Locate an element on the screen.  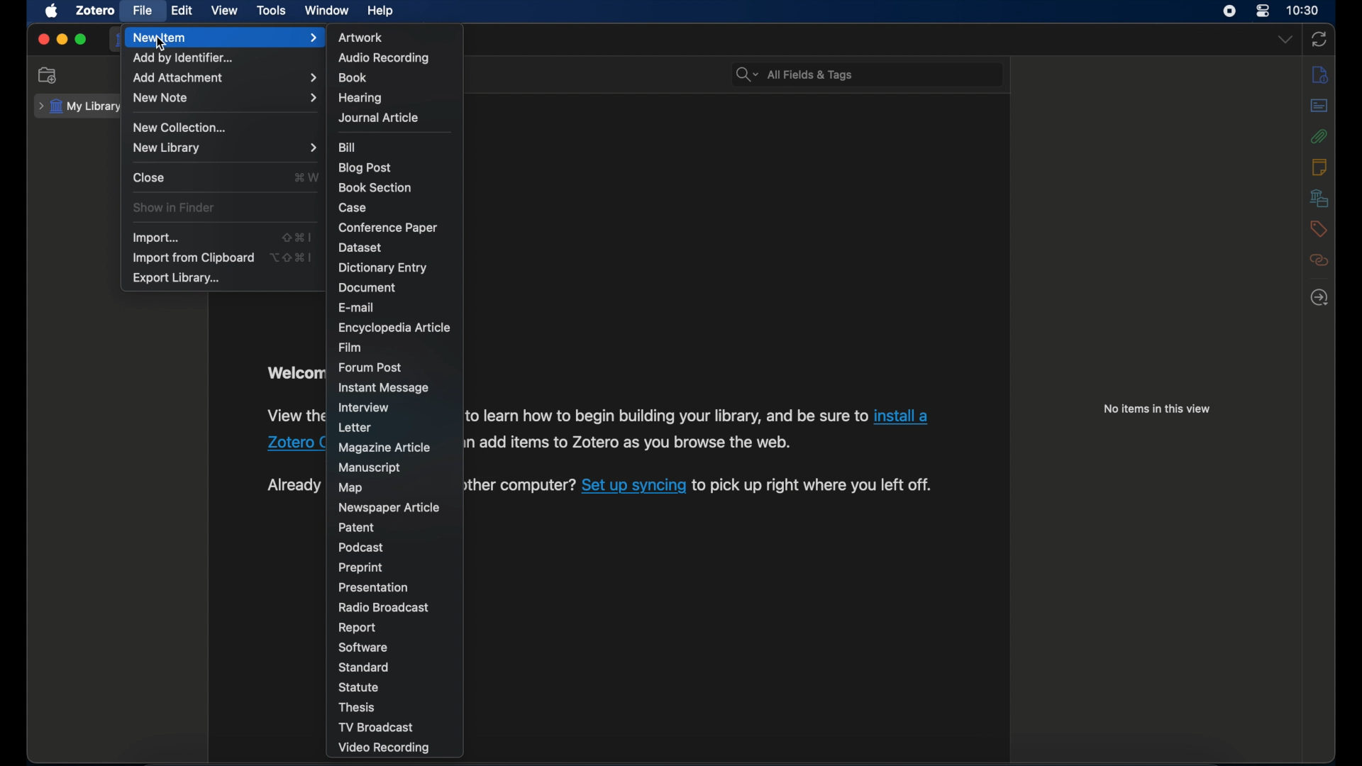
new note is located at coordinates (226, 98).